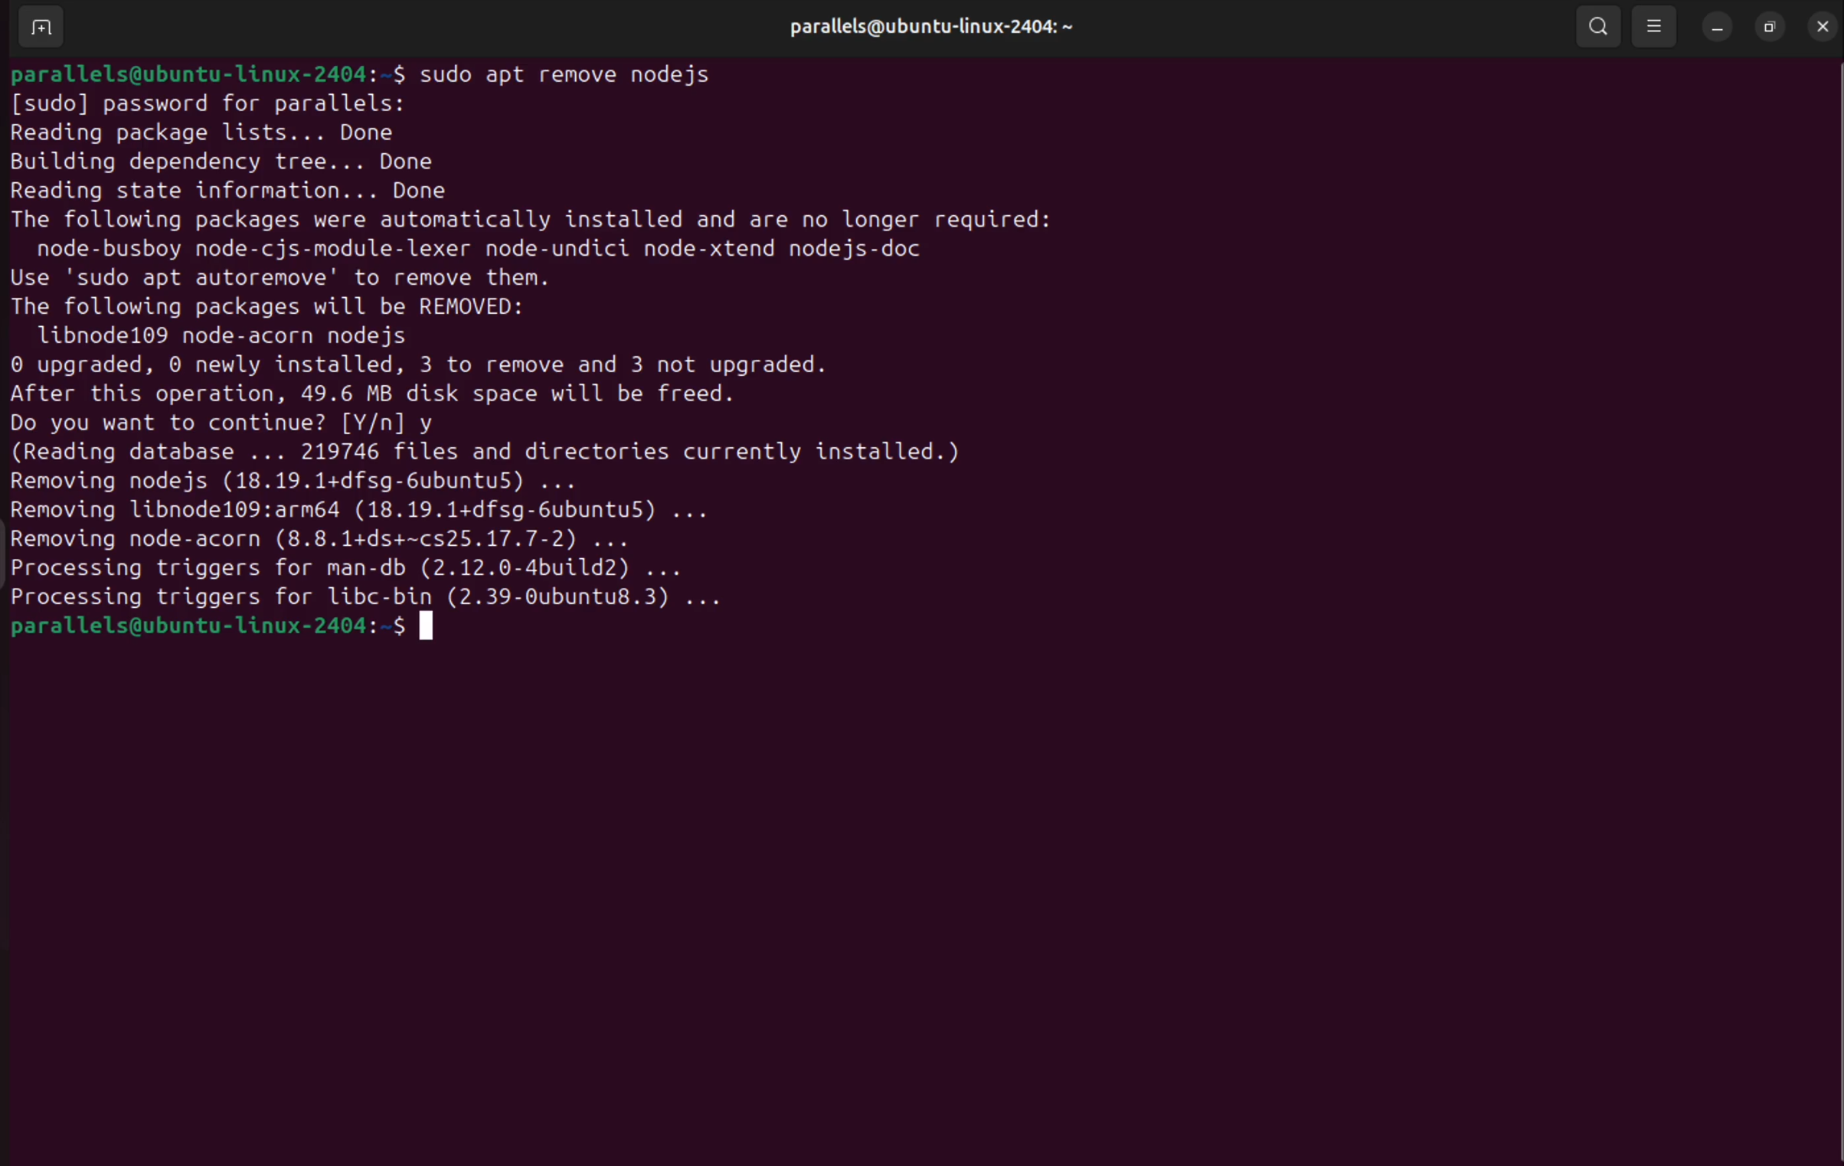 Image resolution: width=1844 pixels, height=1166 pixels. Describe the element at coordinates (1599, 27) in the screenshot. I see `search` at that location.